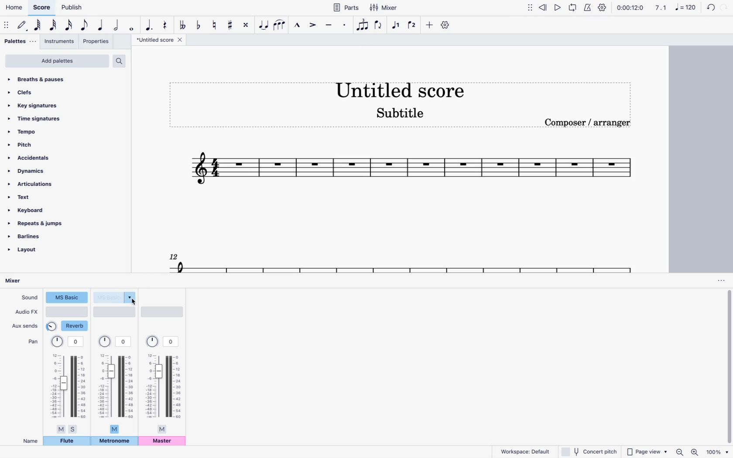 Image resolution: width=733 pixels, height=458 pixels. Describe the element at coordinates (328, 25) in the screenshot. I see `tenuto` at that location.